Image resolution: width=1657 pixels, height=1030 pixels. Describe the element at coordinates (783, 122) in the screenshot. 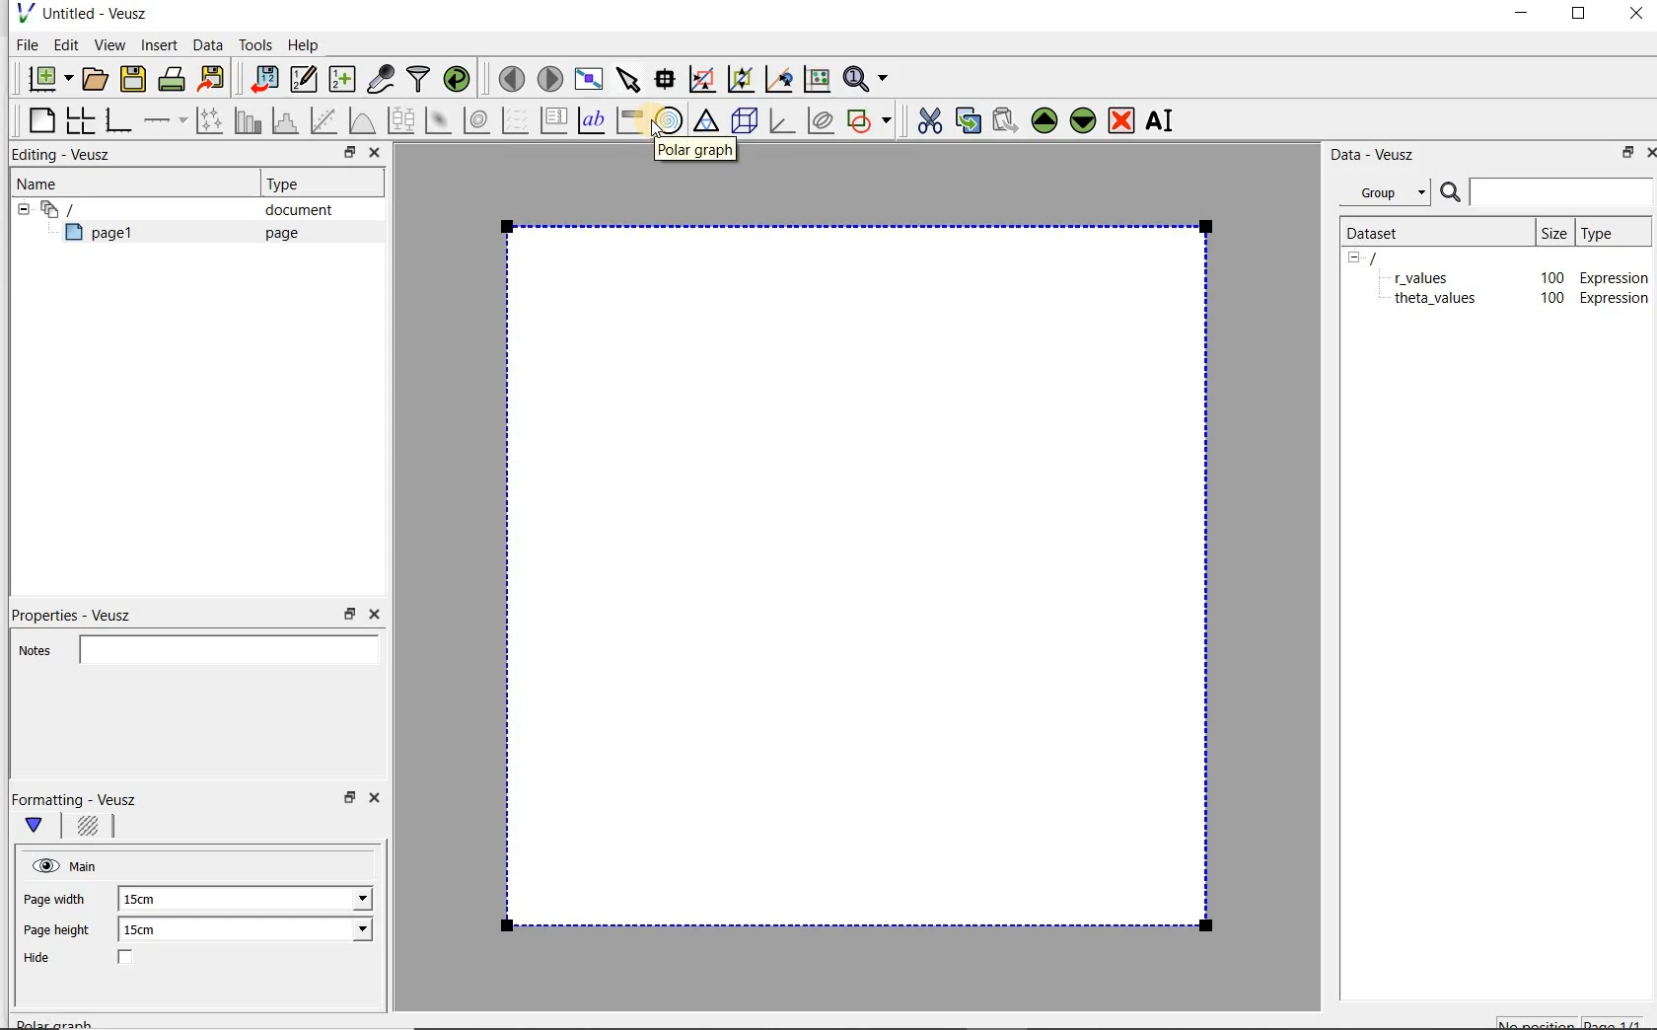

I see `3d graph` at that location.